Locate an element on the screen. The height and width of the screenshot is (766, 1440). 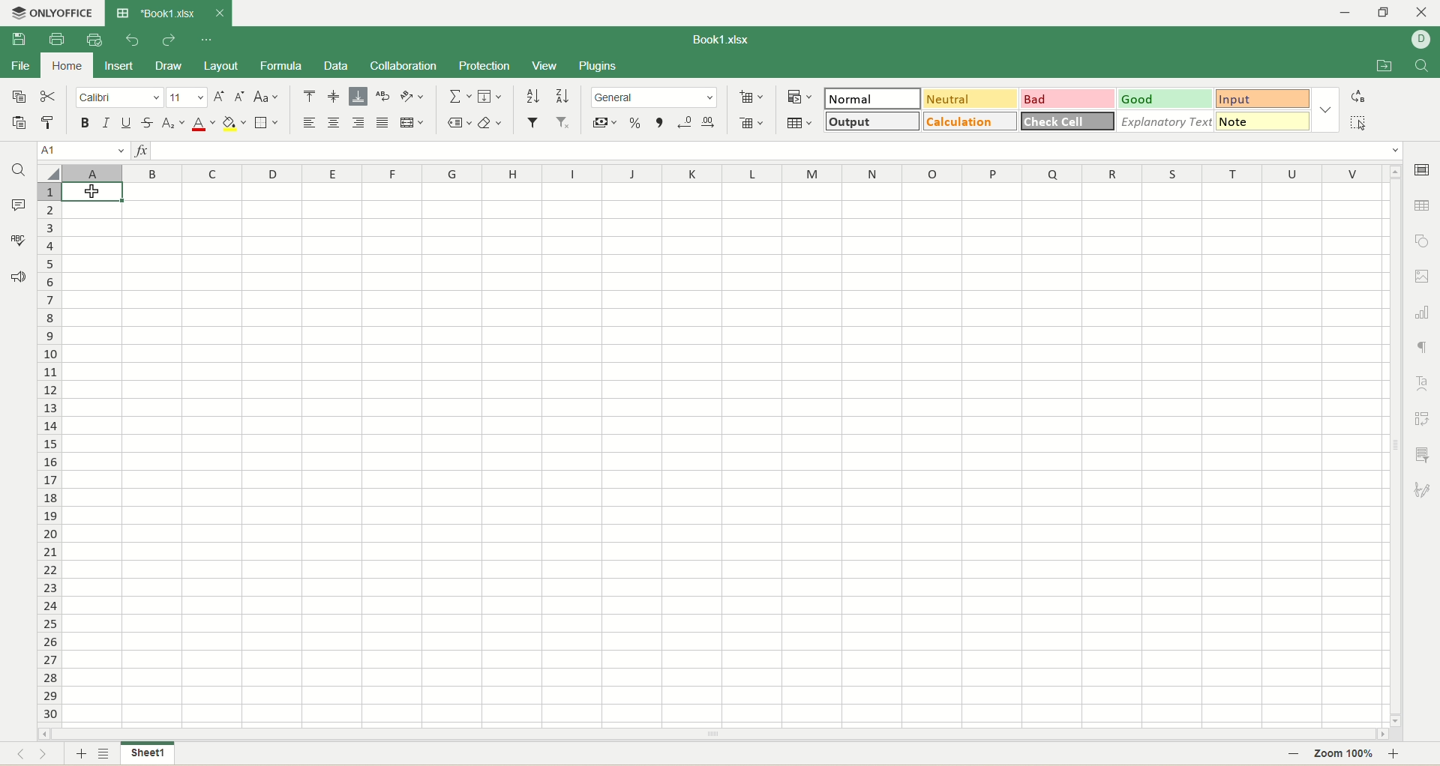
fill is located at coordinates (490, 95).